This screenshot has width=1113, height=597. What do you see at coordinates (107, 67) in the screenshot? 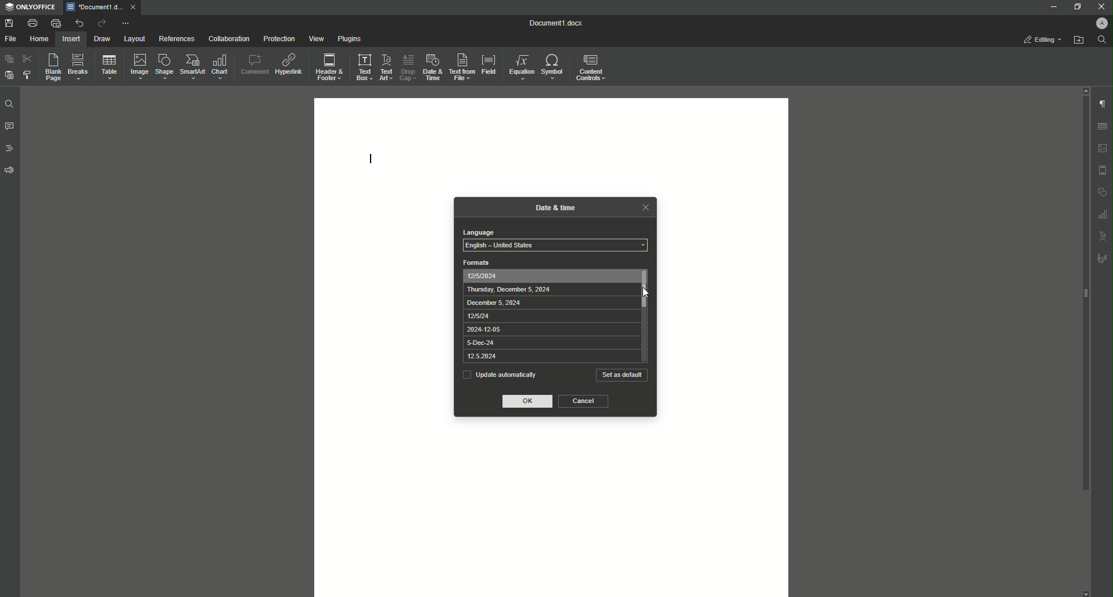
I see `Table` at bounding box center [107, 67].